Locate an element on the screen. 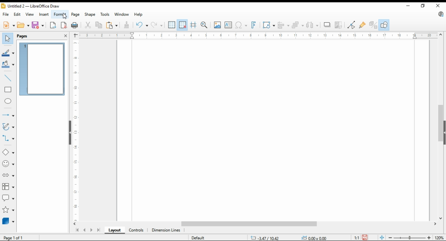  clone formatting is located at coordinates (128, 25).